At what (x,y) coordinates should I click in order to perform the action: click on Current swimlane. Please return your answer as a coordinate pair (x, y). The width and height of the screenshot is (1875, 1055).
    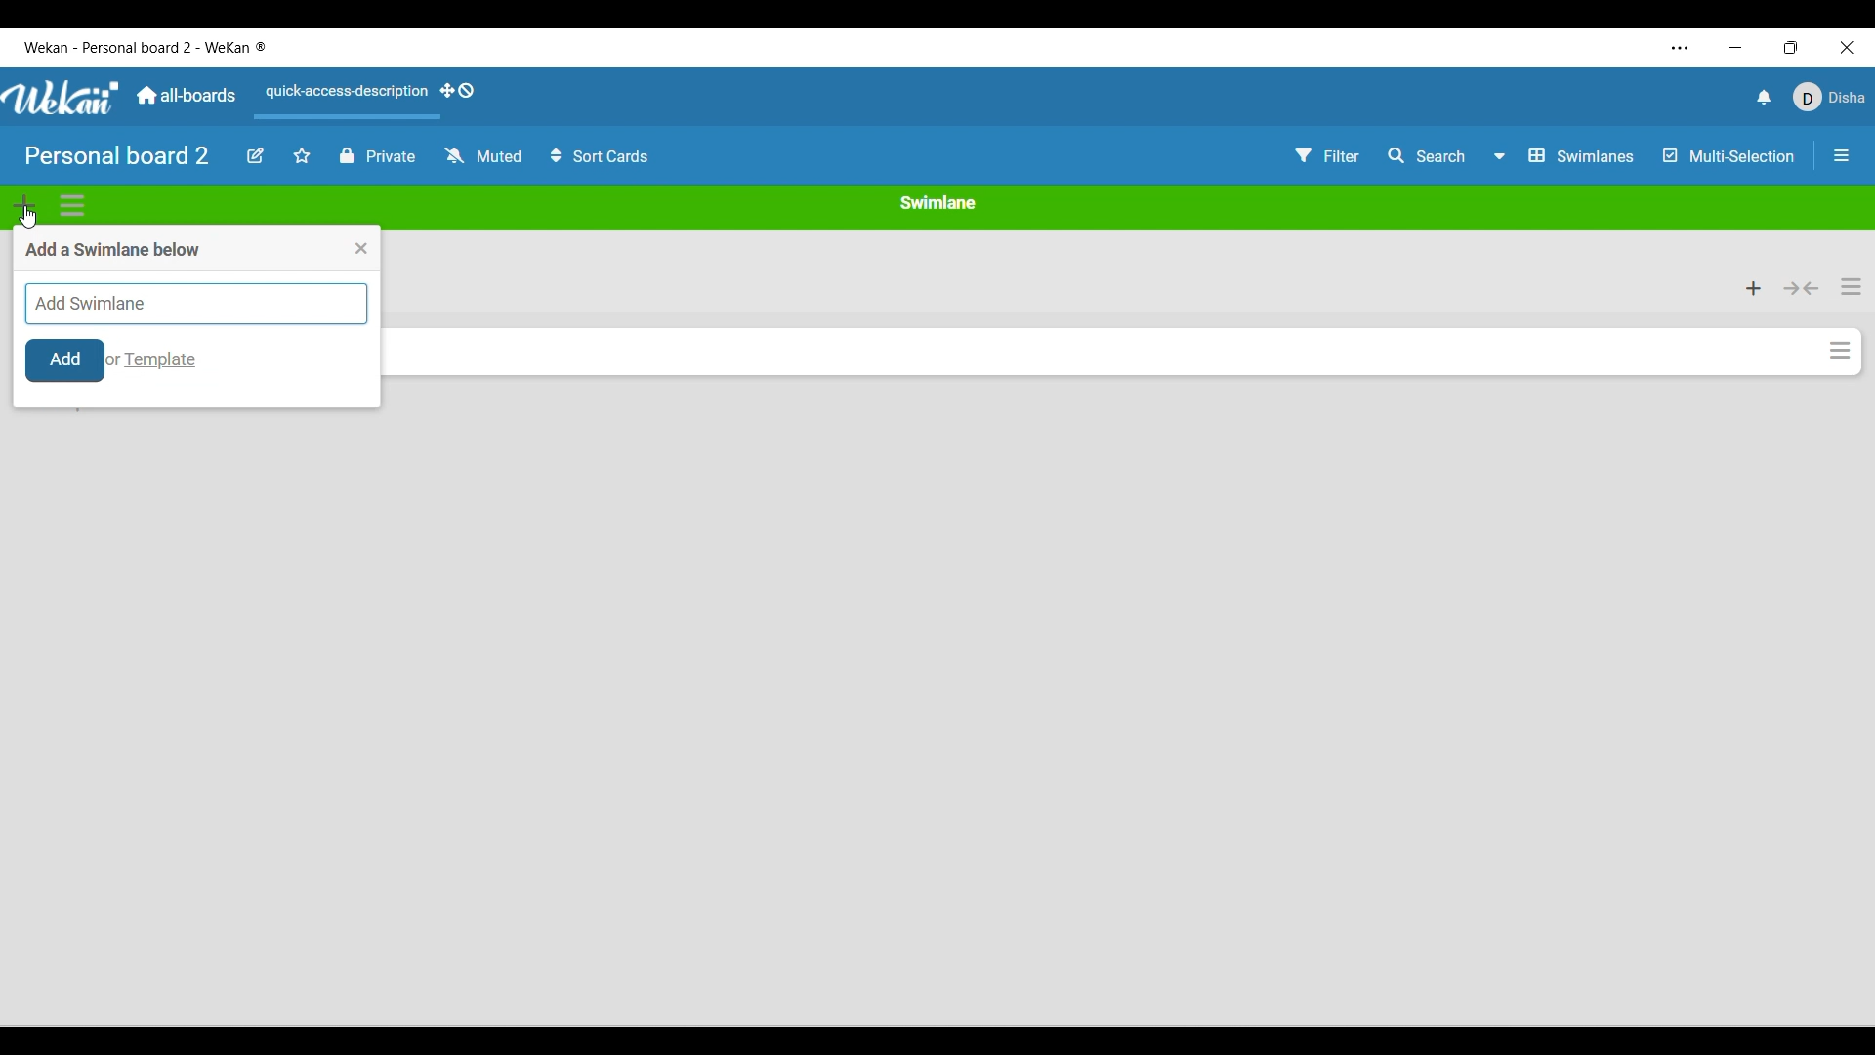
    Looking at the image, I should click on (937, 202).